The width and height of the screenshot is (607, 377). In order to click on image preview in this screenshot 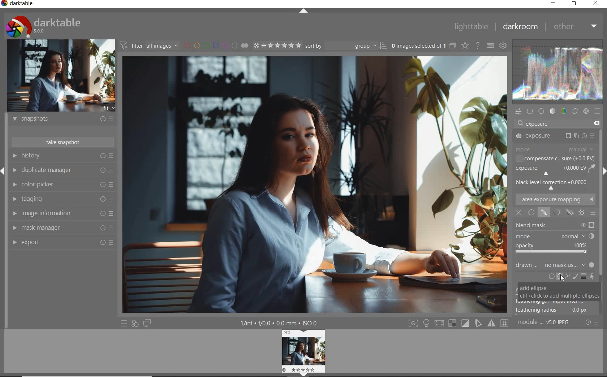, I will do `click(302, 353)`.